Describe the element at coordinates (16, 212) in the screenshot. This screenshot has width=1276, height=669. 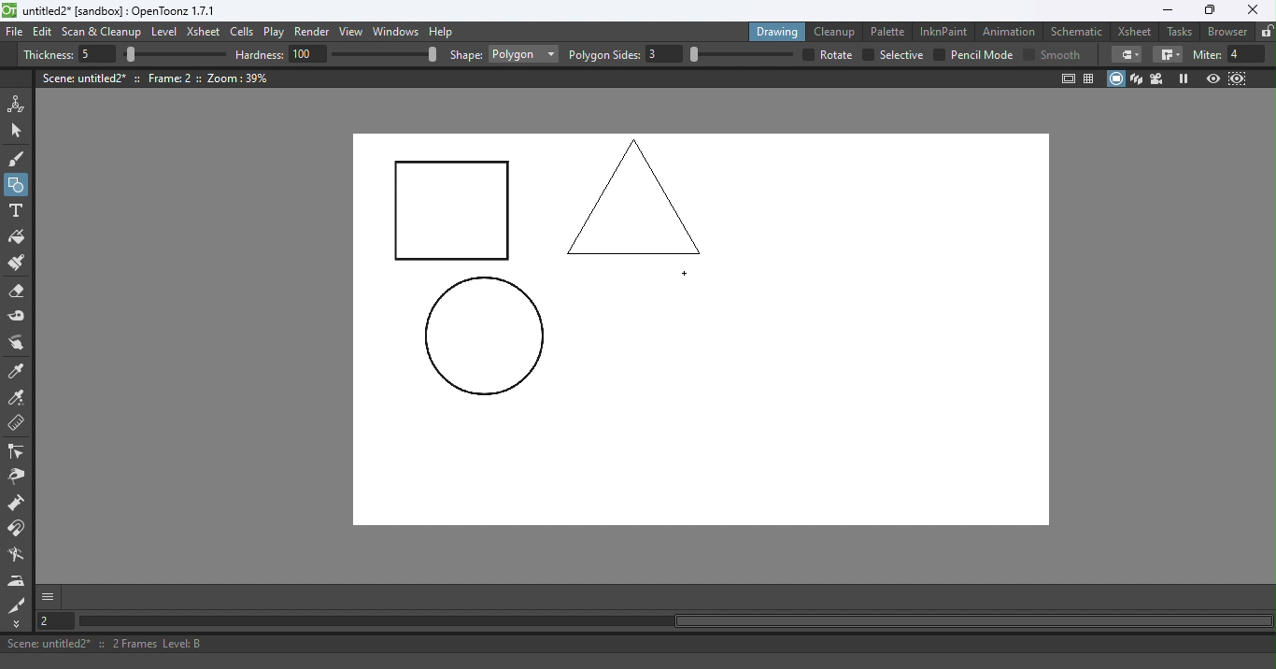
I see `Type tool` at that location.